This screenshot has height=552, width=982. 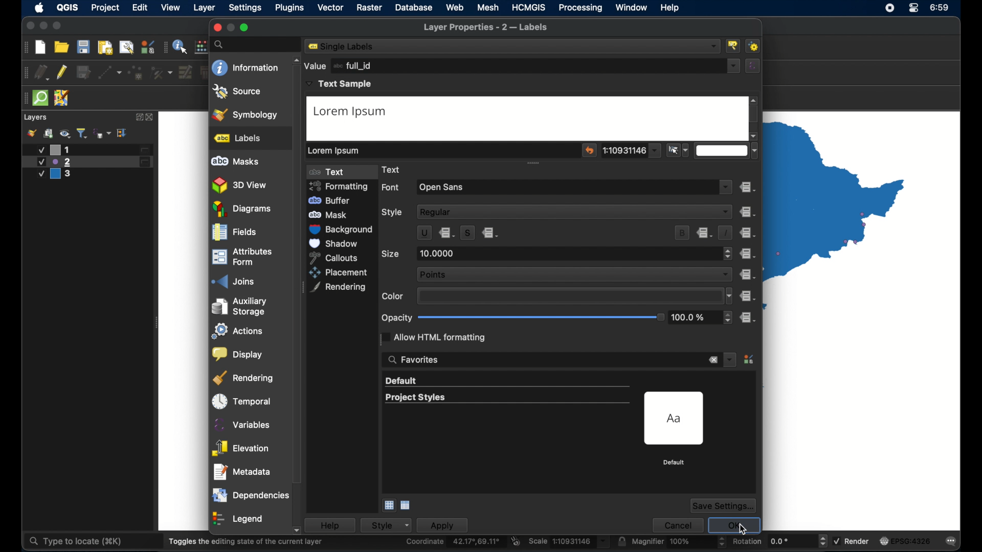 I want to click on data defined override, so click(x=705, y=233).